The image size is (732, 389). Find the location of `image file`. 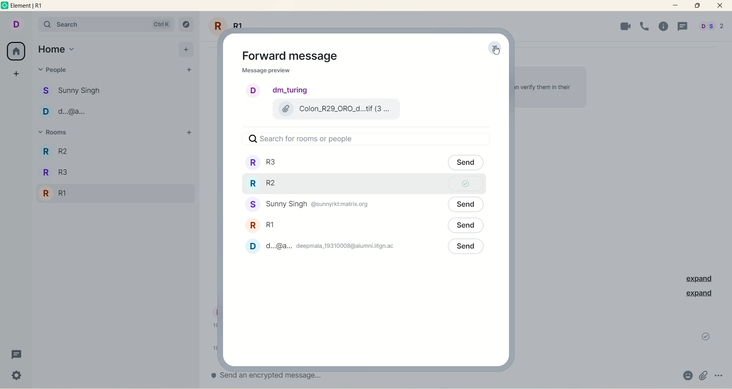

image file is located at coordinates (335, 109).